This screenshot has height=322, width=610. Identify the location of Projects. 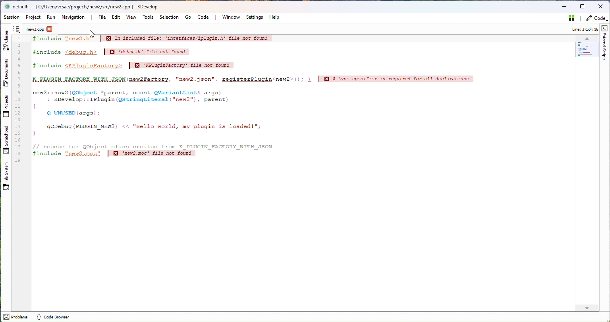
(6, 106).